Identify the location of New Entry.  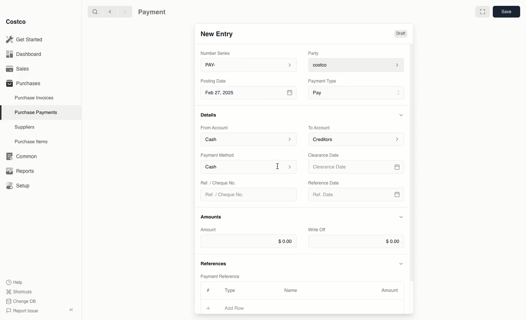
(217, 34).